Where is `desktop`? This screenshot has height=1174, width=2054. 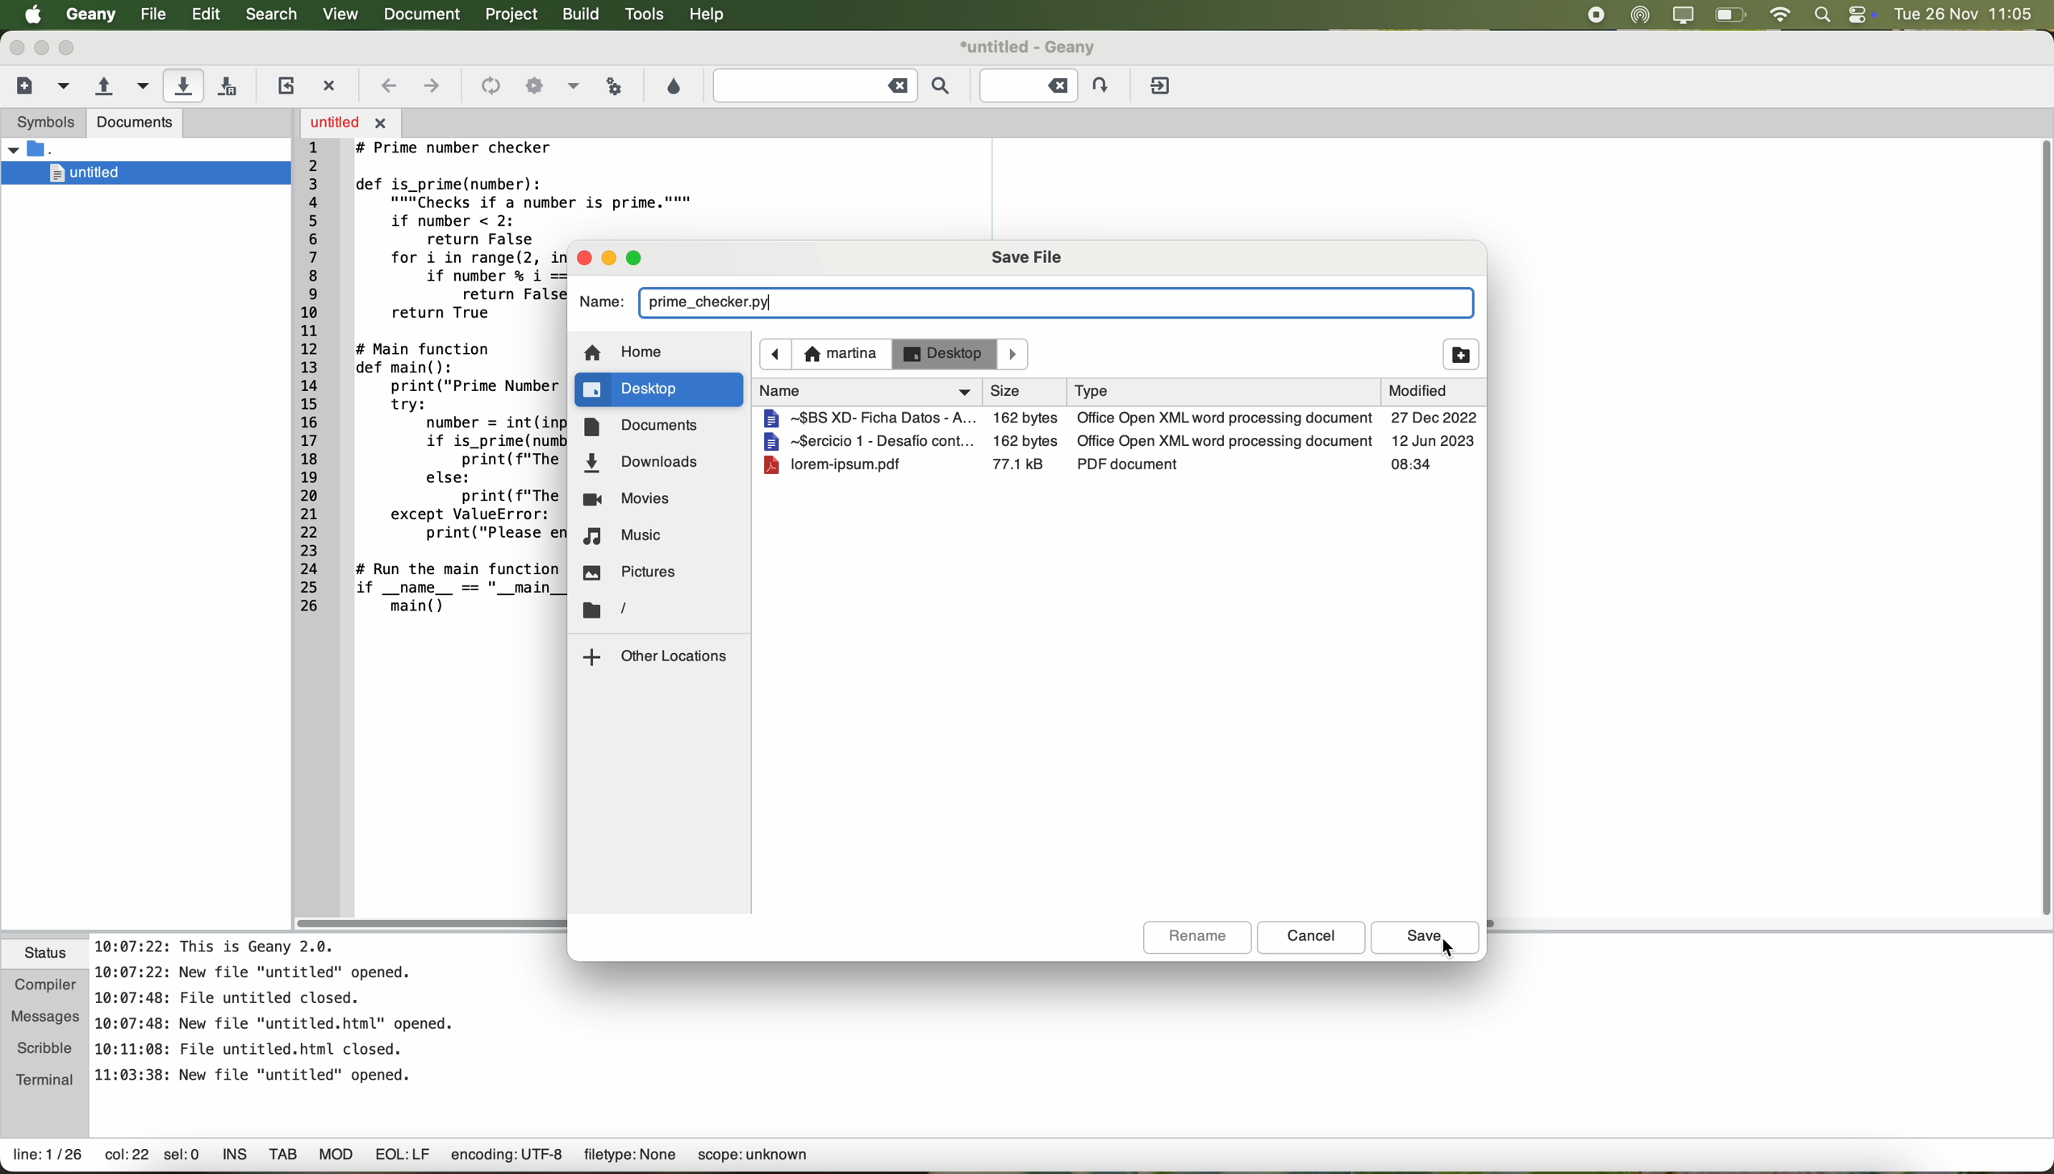
desktop is located at coordinates (946, 356).